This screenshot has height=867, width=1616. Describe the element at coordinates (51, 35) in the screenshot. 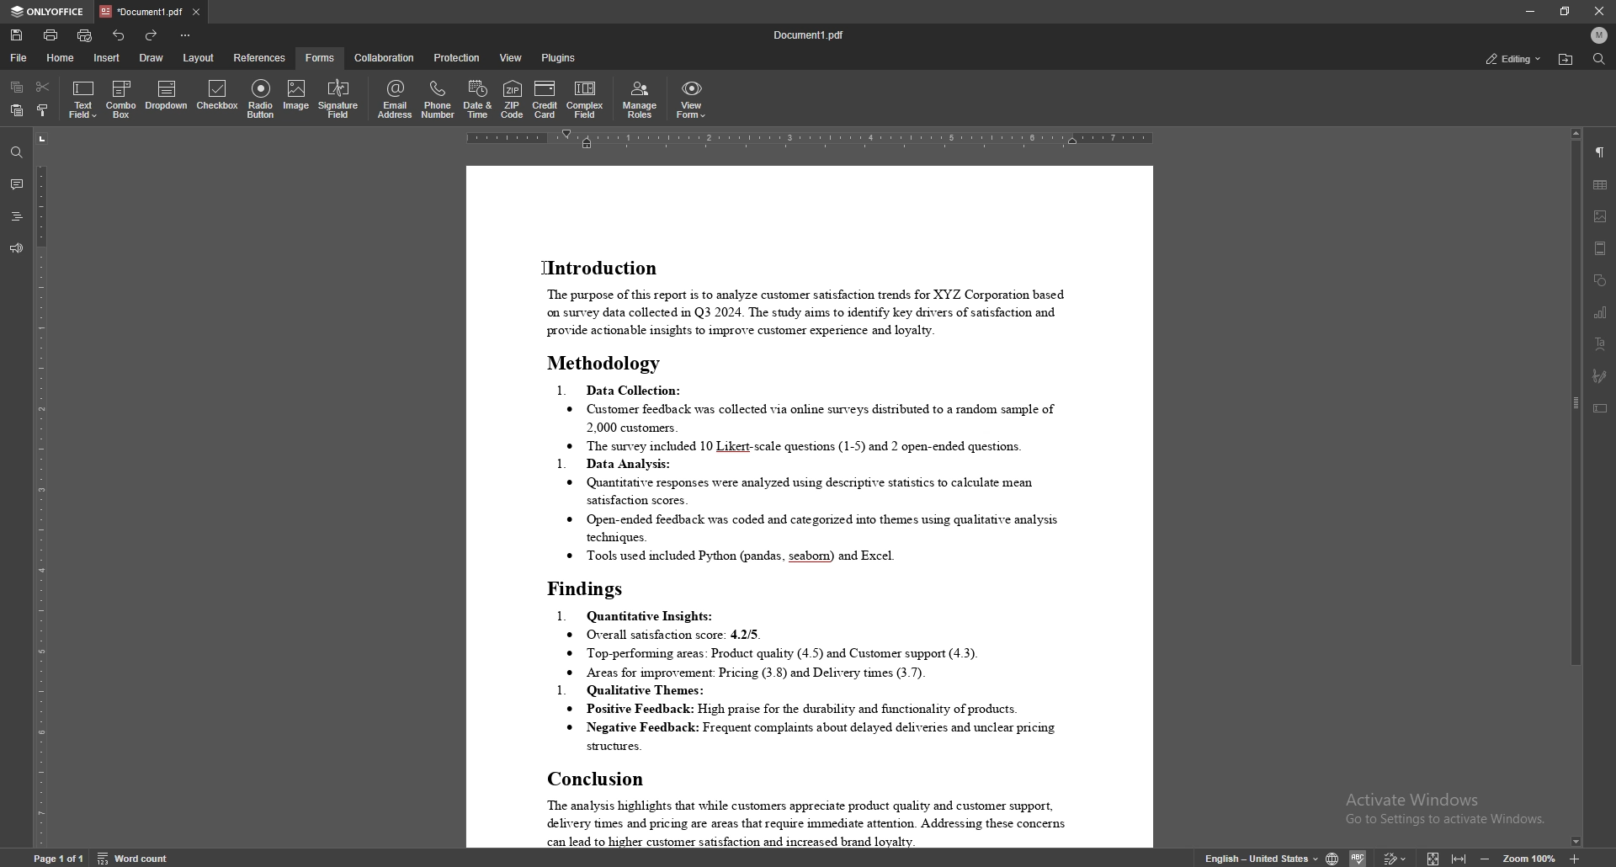

I see `print` at that location.